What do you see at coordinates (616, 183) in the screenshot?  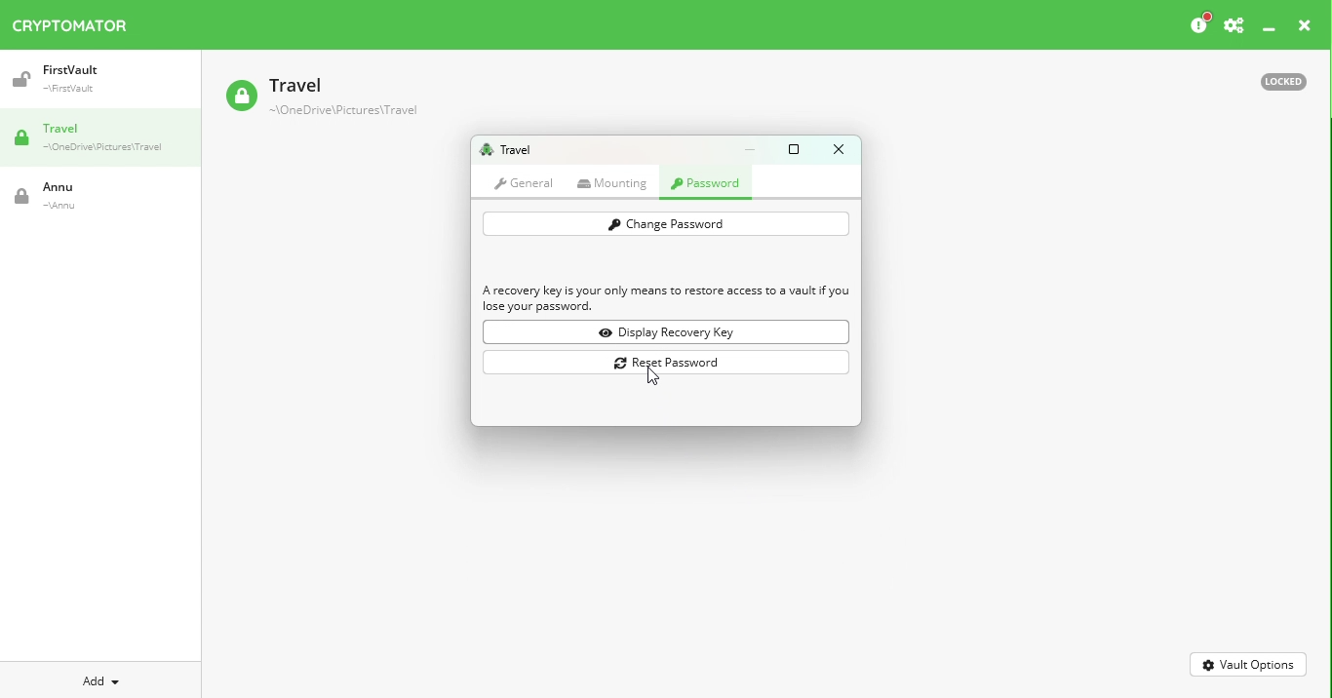 I see `Mounting` at bounding box center [616, 183].